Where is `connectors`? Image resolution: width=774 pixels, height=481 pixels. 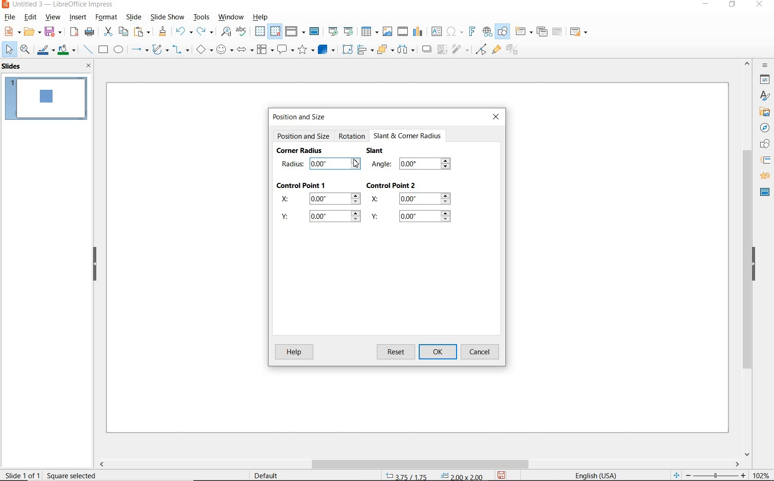
connectors is located at coordinates (181, 51).